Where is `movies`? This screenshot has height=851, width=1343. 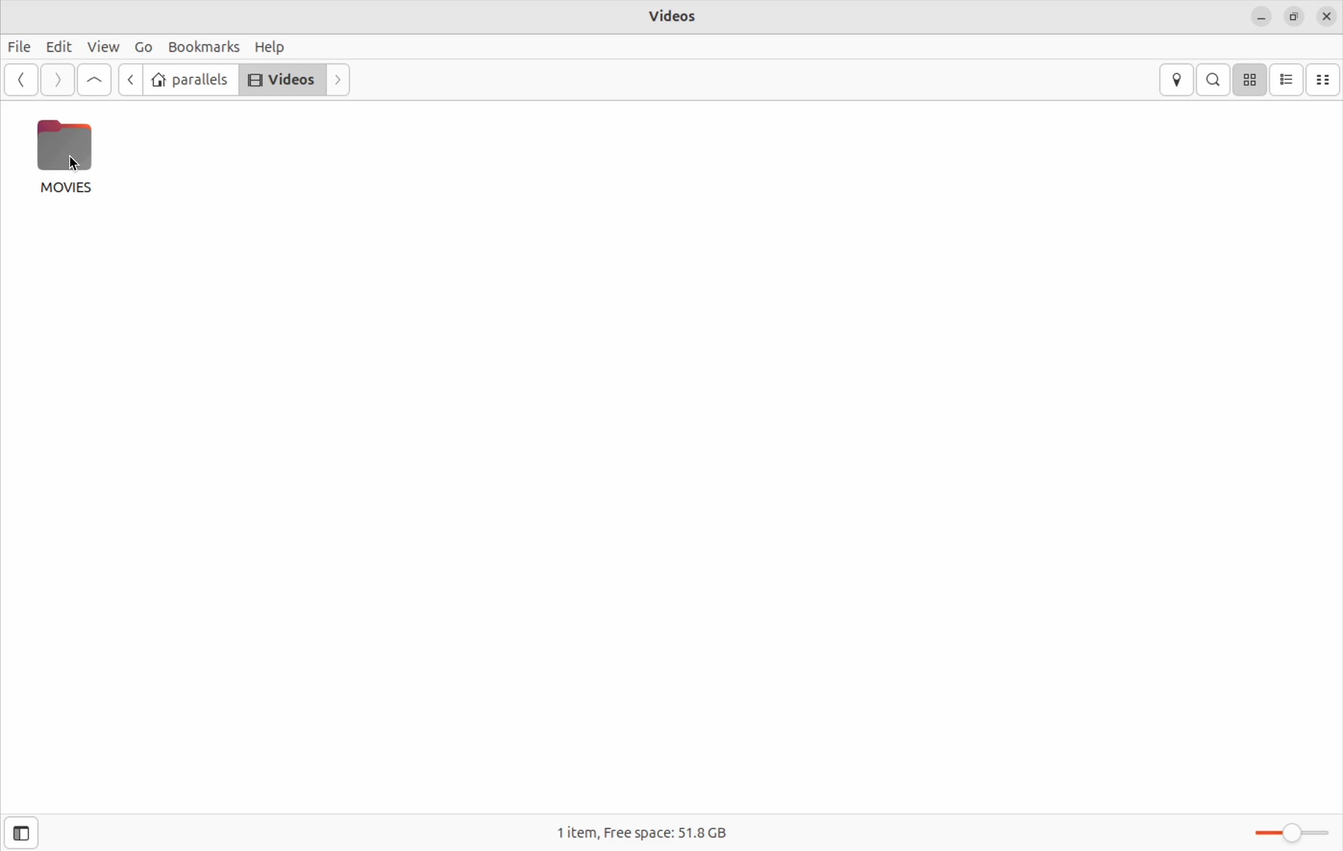
movies is located at coordinates (67, 157).